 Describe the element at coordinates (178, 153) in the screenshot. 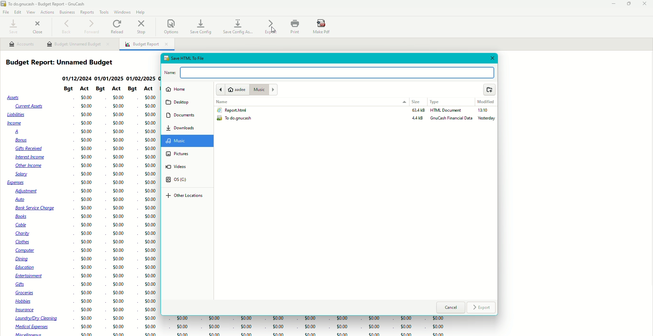

I see `Pictures` at that location.